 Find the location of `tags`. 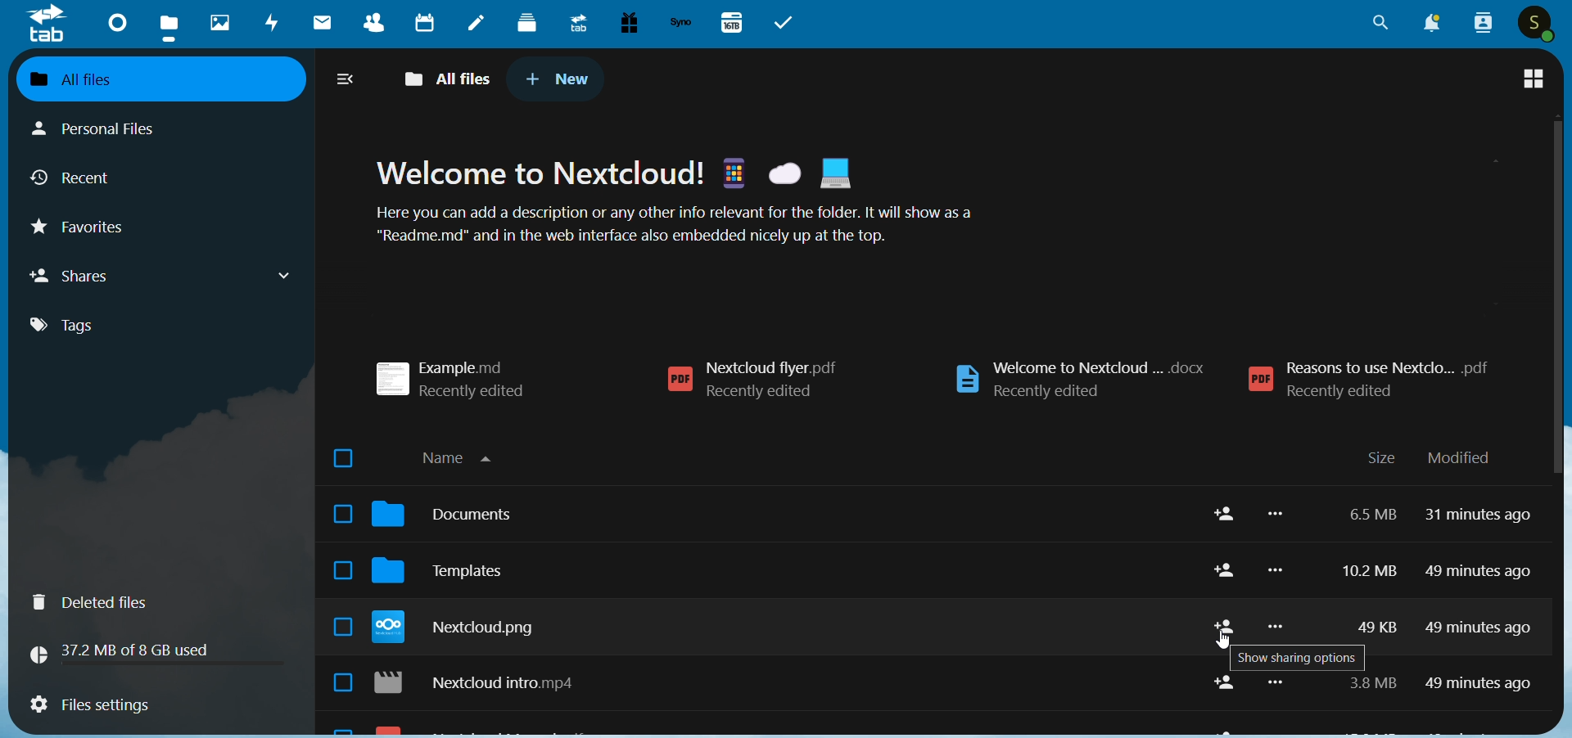

tags is located at coordinates (77, 326).